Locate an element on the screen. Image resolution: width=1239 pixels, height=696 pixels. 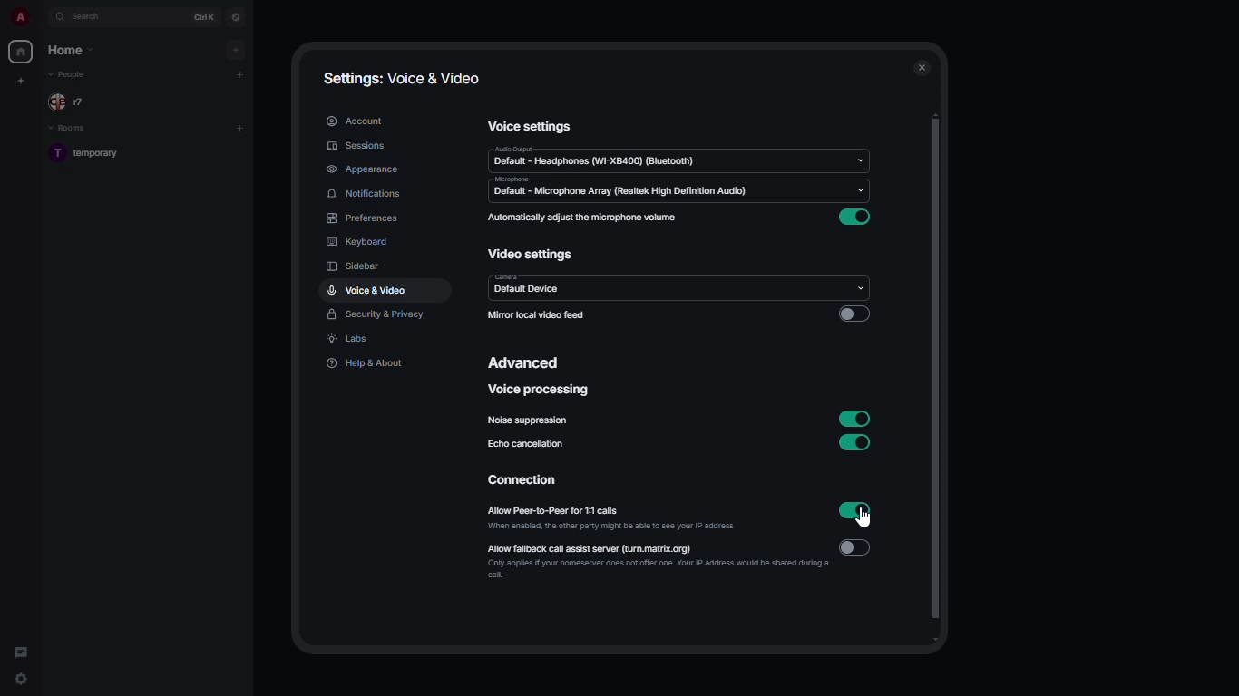
drop down is located at coordinates (863, 193).